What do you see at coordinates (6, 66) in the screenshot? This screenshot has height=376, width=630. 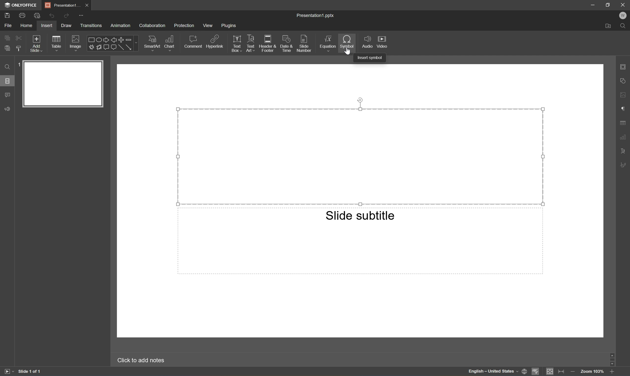 I see `Find` at bounding box center [6, 66].